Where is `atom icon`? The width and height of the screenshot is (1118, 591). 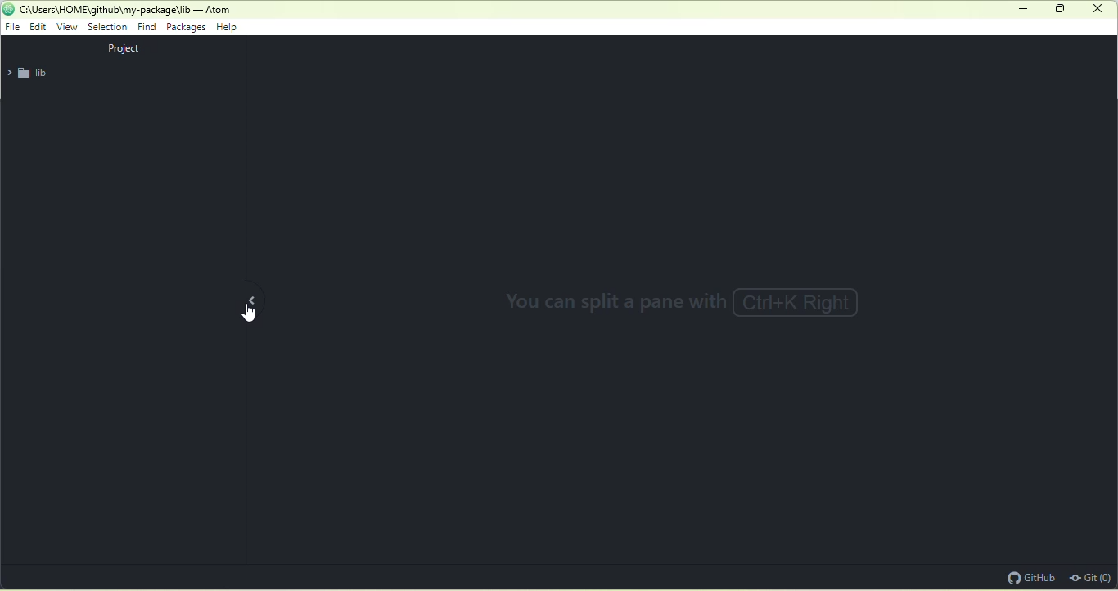
atom icon is located at coordinates (8, 8).